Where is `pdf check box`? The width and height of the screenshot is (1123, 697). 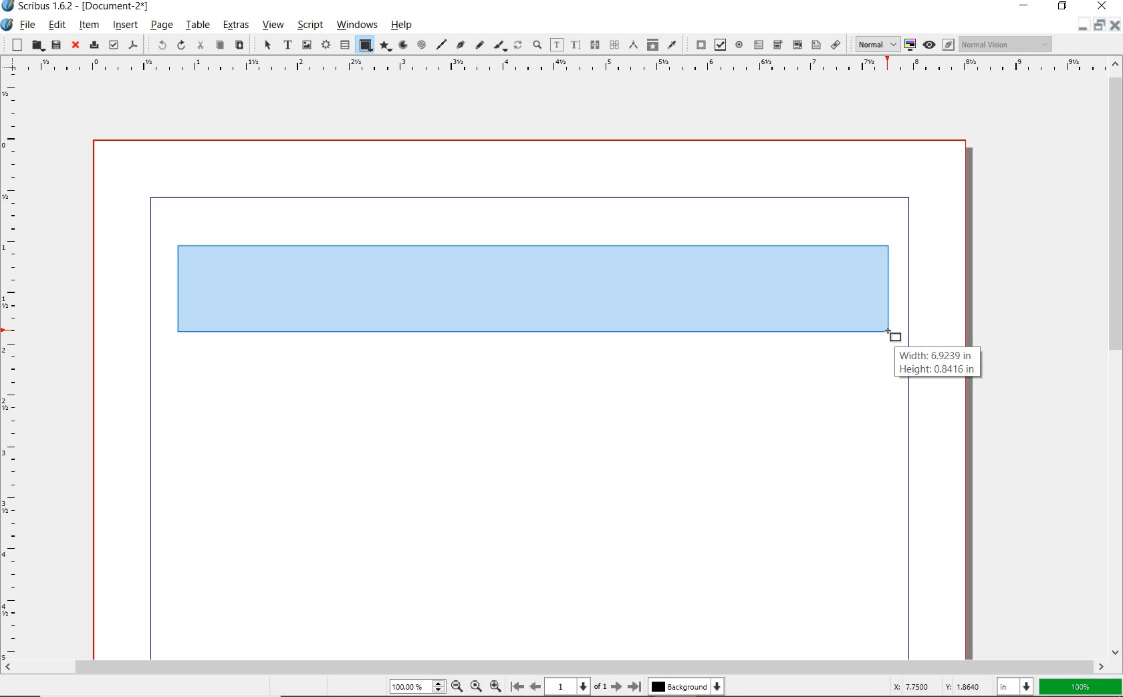 pdf check box is located at coordinates (718, 44).